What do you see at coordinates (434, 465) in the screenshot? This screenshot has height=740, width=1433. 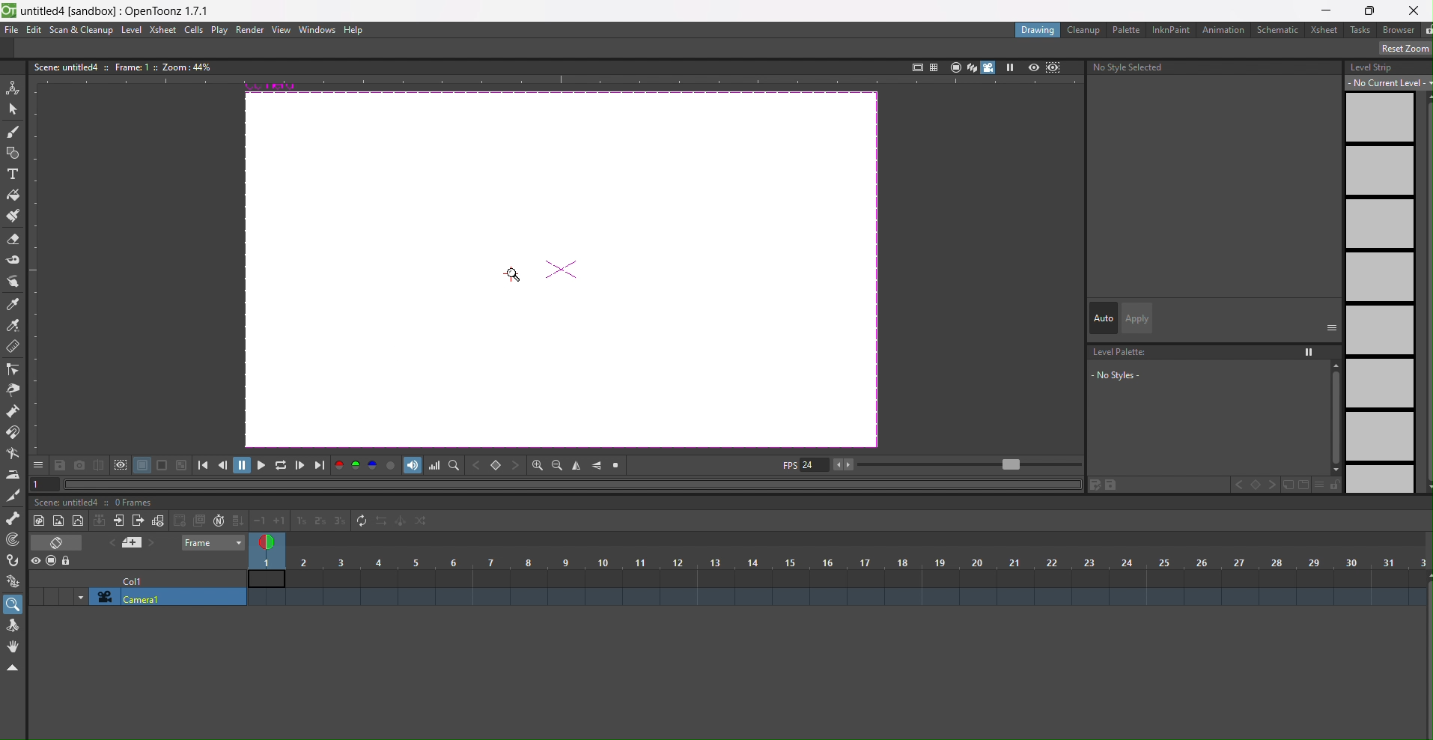 I see `` at bounding box center [434, 465].